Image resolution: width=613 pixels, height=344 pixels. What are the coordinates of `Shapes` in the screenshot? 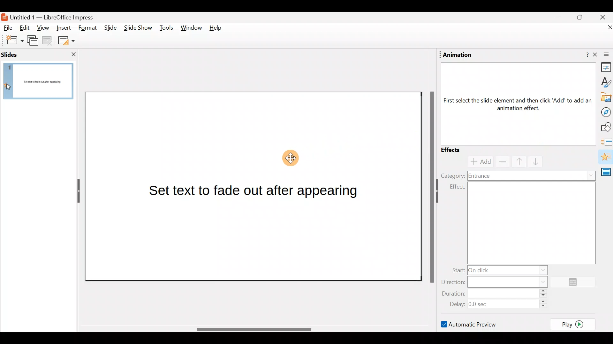 It's located at (605, 127).